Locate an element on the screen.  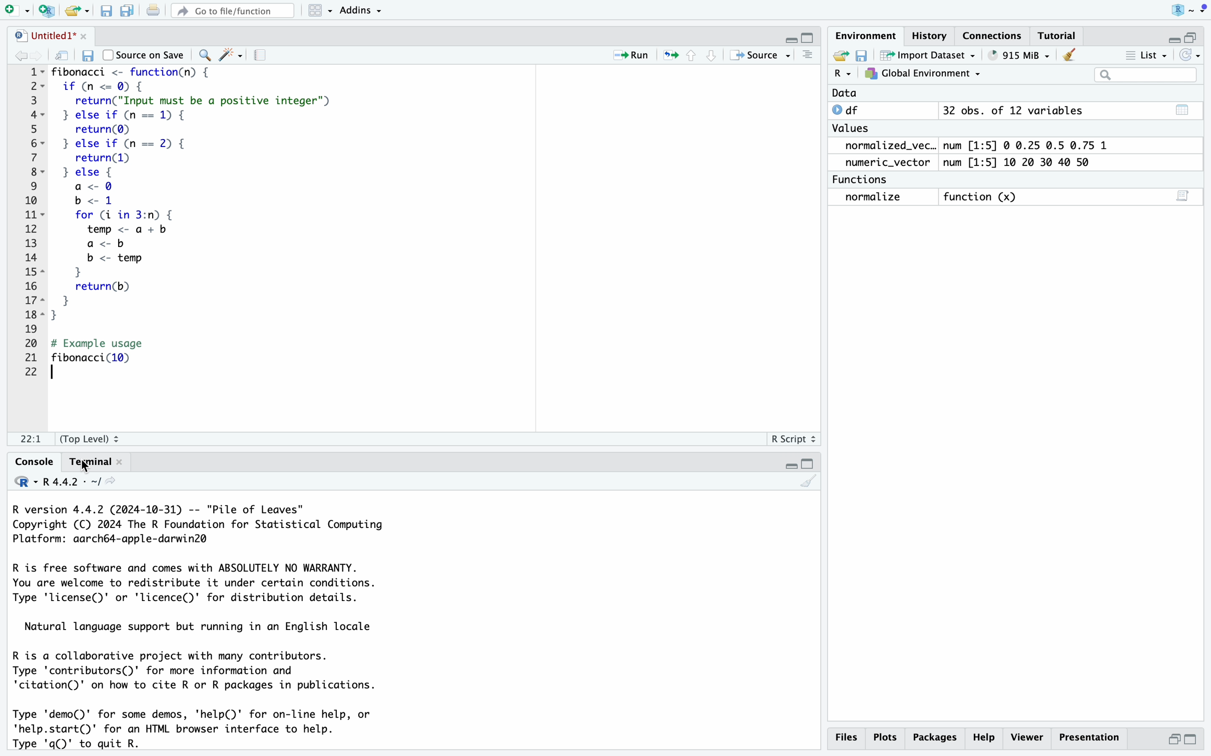
R Script is located at coordinates (794, 439).